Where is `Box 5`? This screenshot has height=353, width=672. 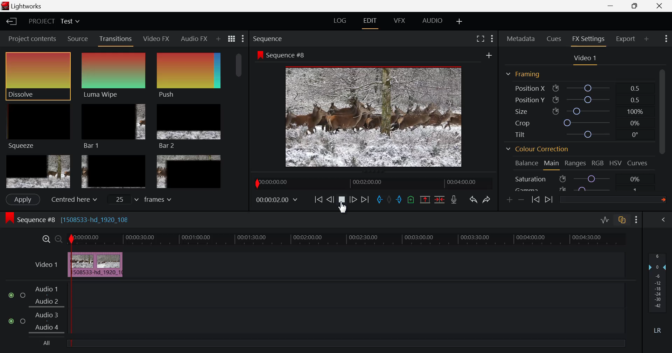
Box 5 is located at coordinates (114, 172).